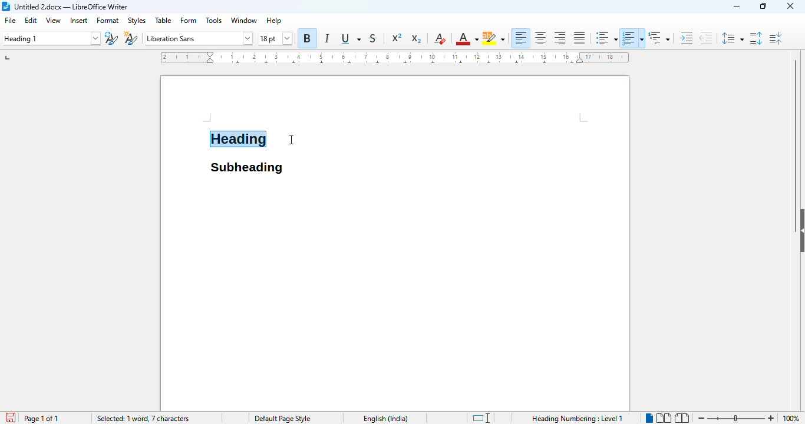  I want to click on align left, so click(520, 38).